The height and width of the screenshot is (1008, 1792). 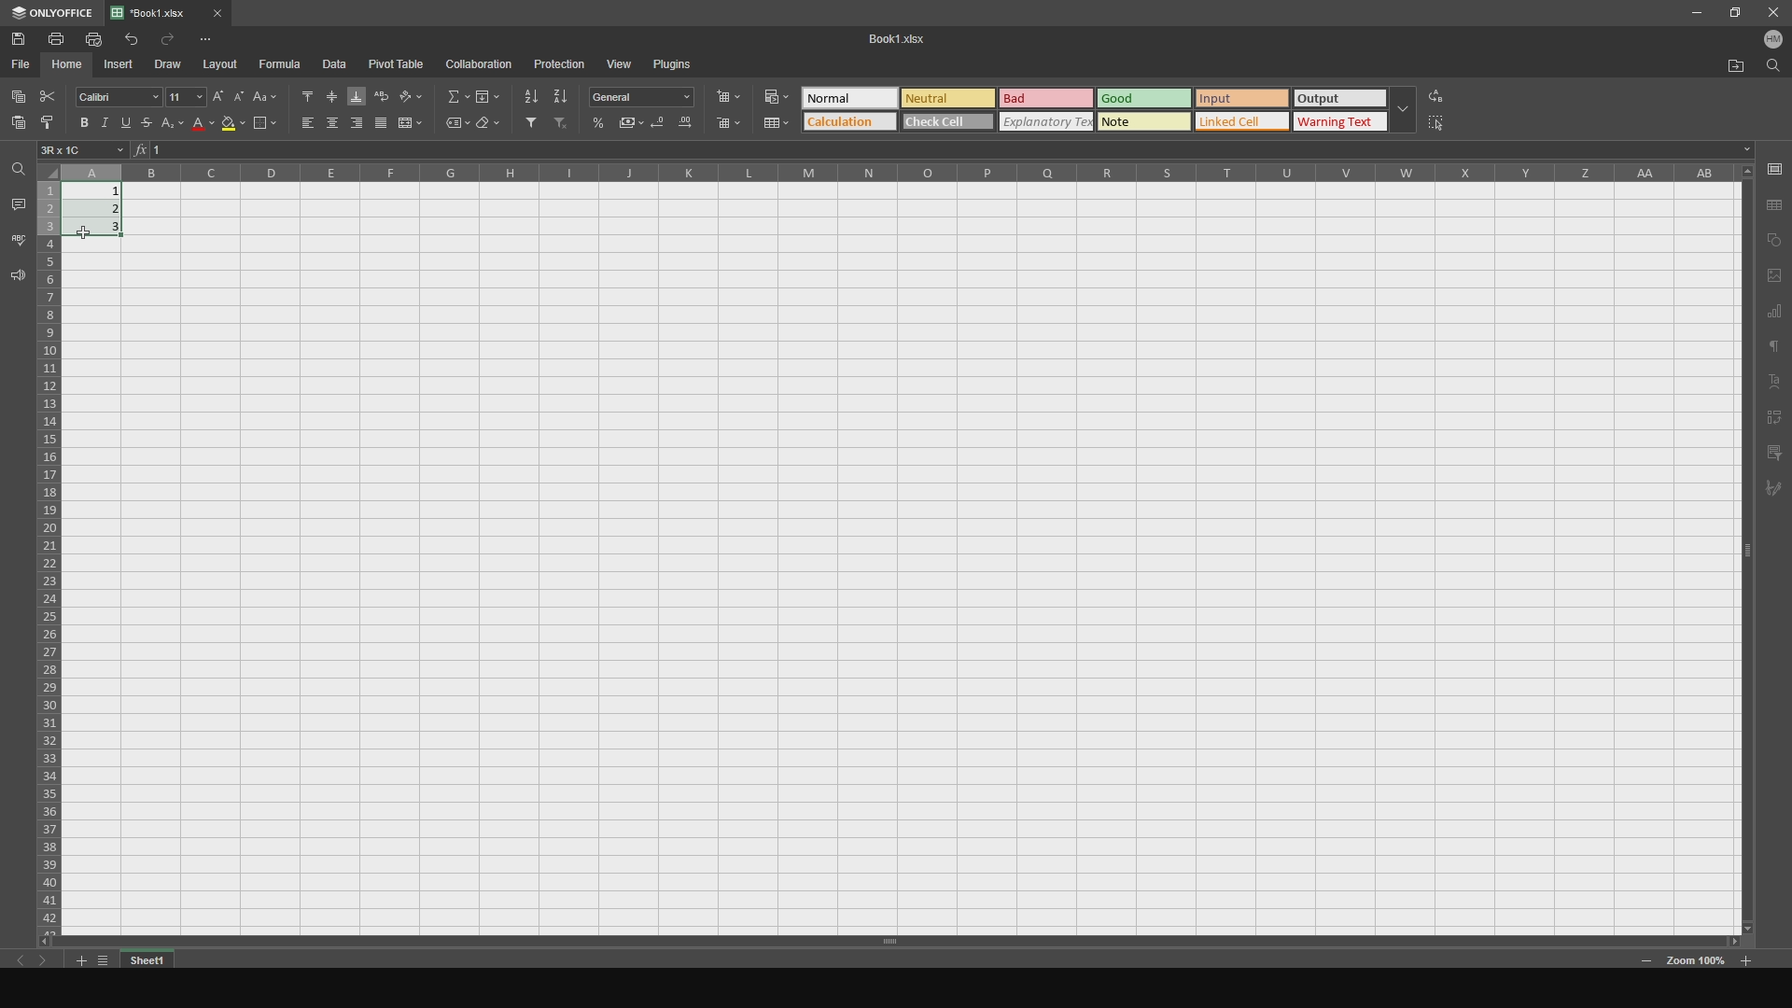 What do you see at coordinates (17, 957) in the screenshot?
I see `previous sheet` at bounding box center [17, 957].